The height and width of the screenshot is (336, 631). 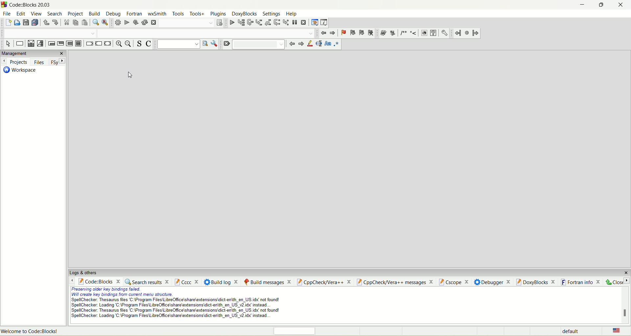 I want to click on help, so click(x=291, y=14).